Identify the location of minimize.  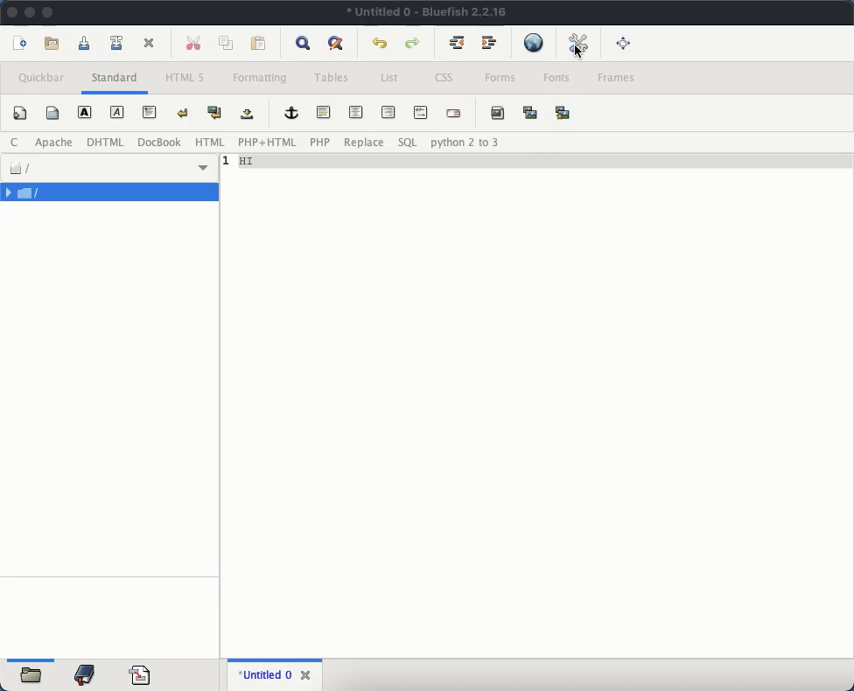
(31, 12).